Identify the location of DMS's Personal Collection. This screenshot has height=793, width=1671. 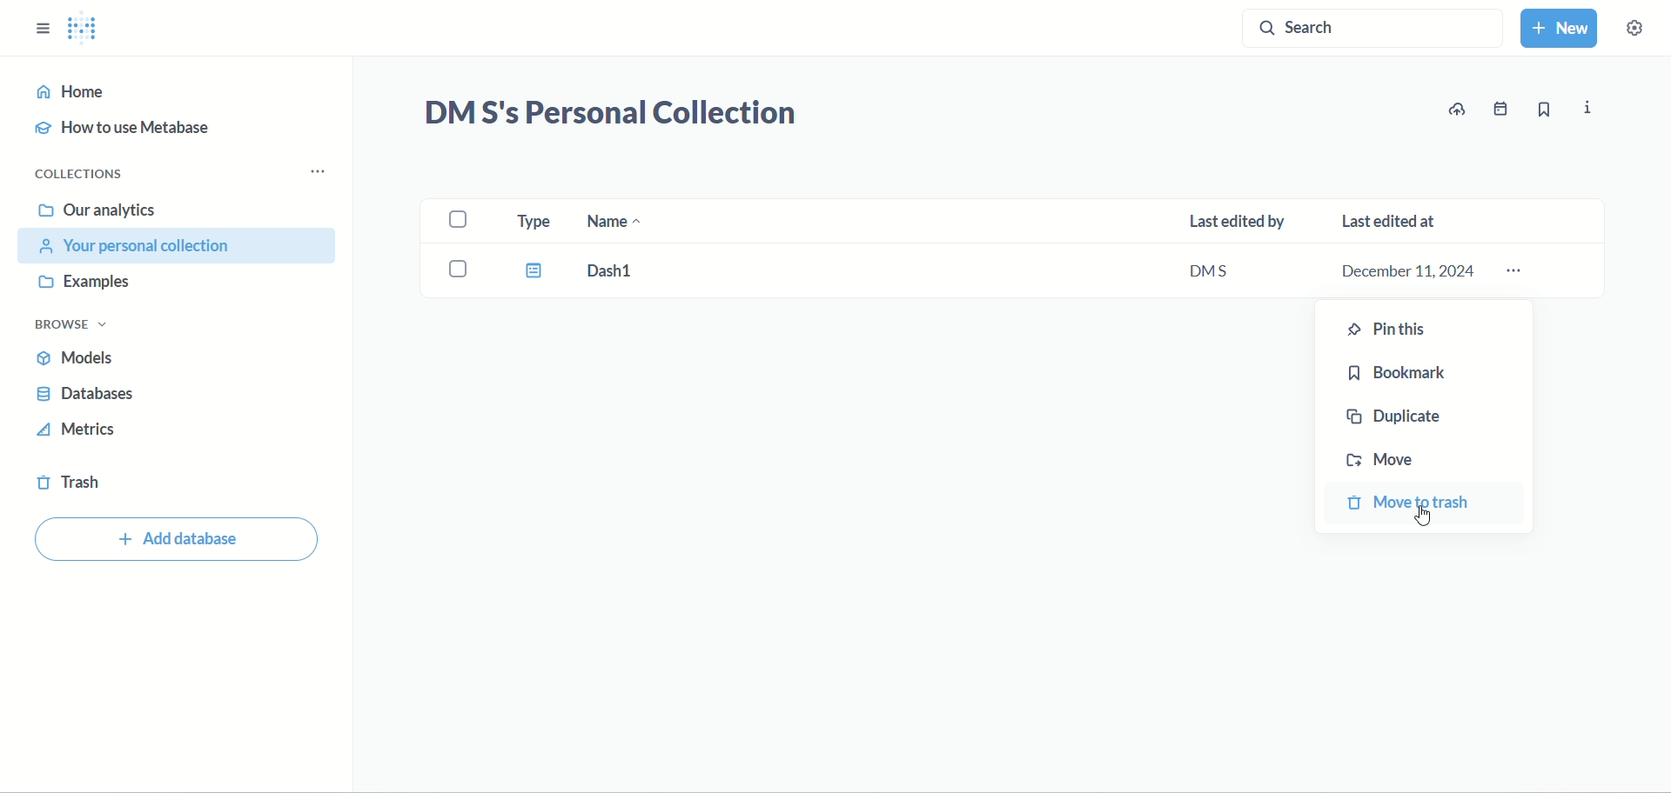
(609, 115).